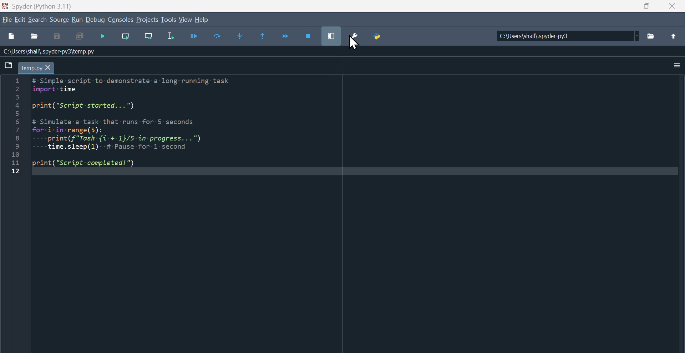 The width and height of the screenshot is (685, 353). Describe the element at coordinates (654, 37) in the screenshot. I see `Folder` at that location.